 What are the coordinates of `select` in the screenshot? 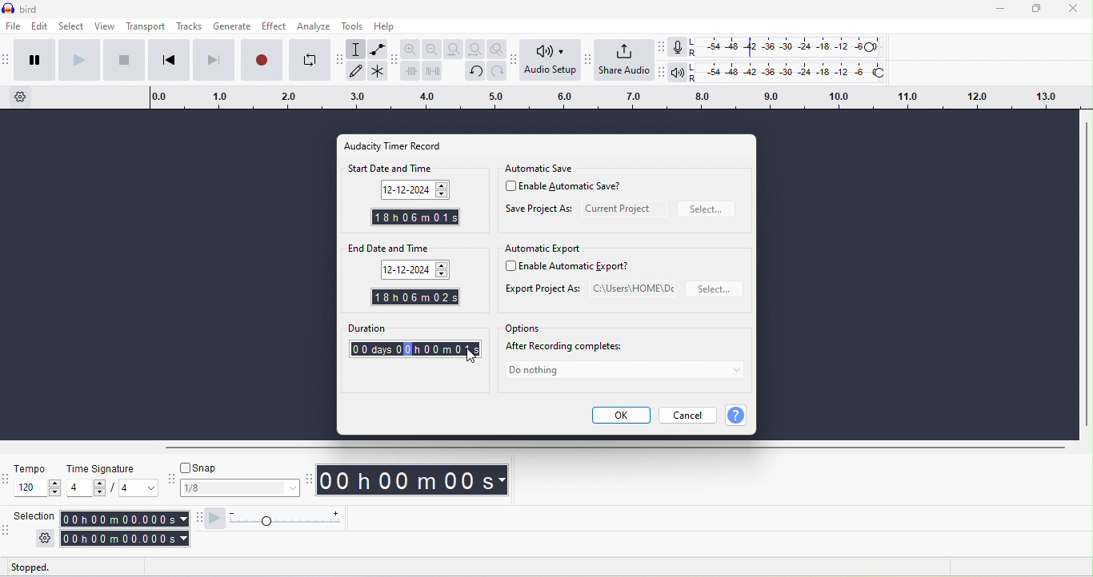 It's located at (73, 27).